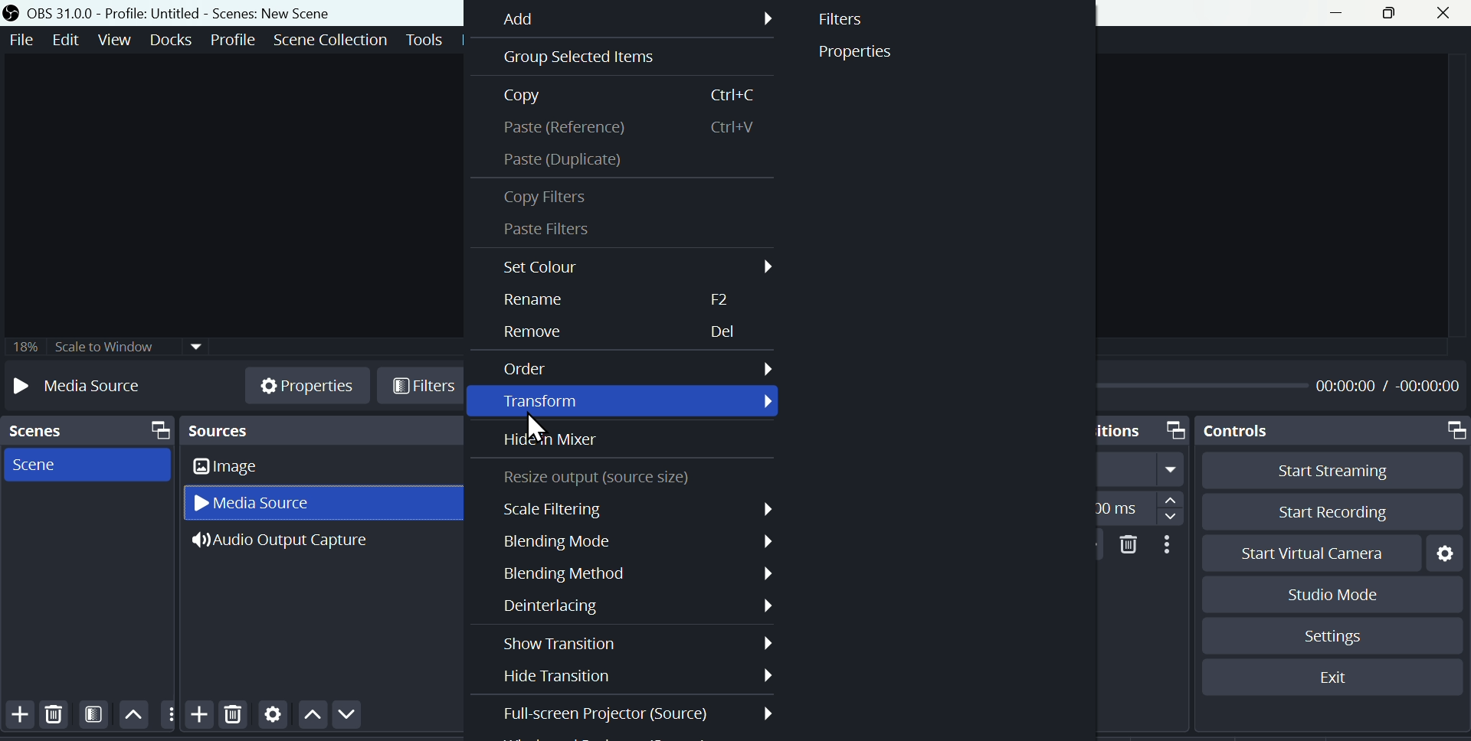 This screenshot has width=1471, height=741. Describe the element at coordinates (1142, 506) in the screenshot. I see `Duration` at that location.